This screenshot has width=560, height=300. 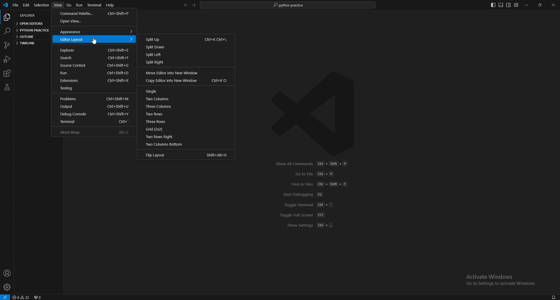 What do you see at coordinates (501, 5) in the screenshot?
I see `toggle panel` at bounding box center [501, 5].